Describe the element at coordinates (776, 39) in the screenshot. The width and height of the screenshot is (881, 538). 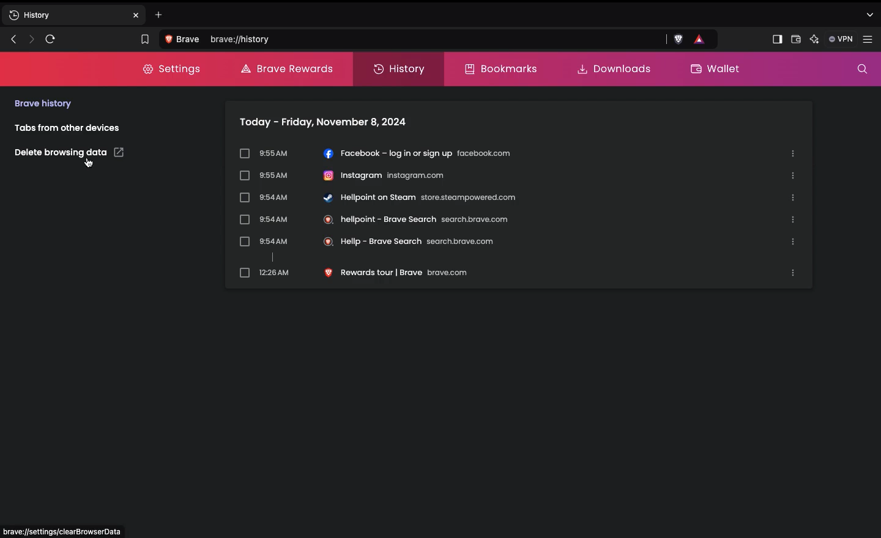
I see `Sidebar` at that location.